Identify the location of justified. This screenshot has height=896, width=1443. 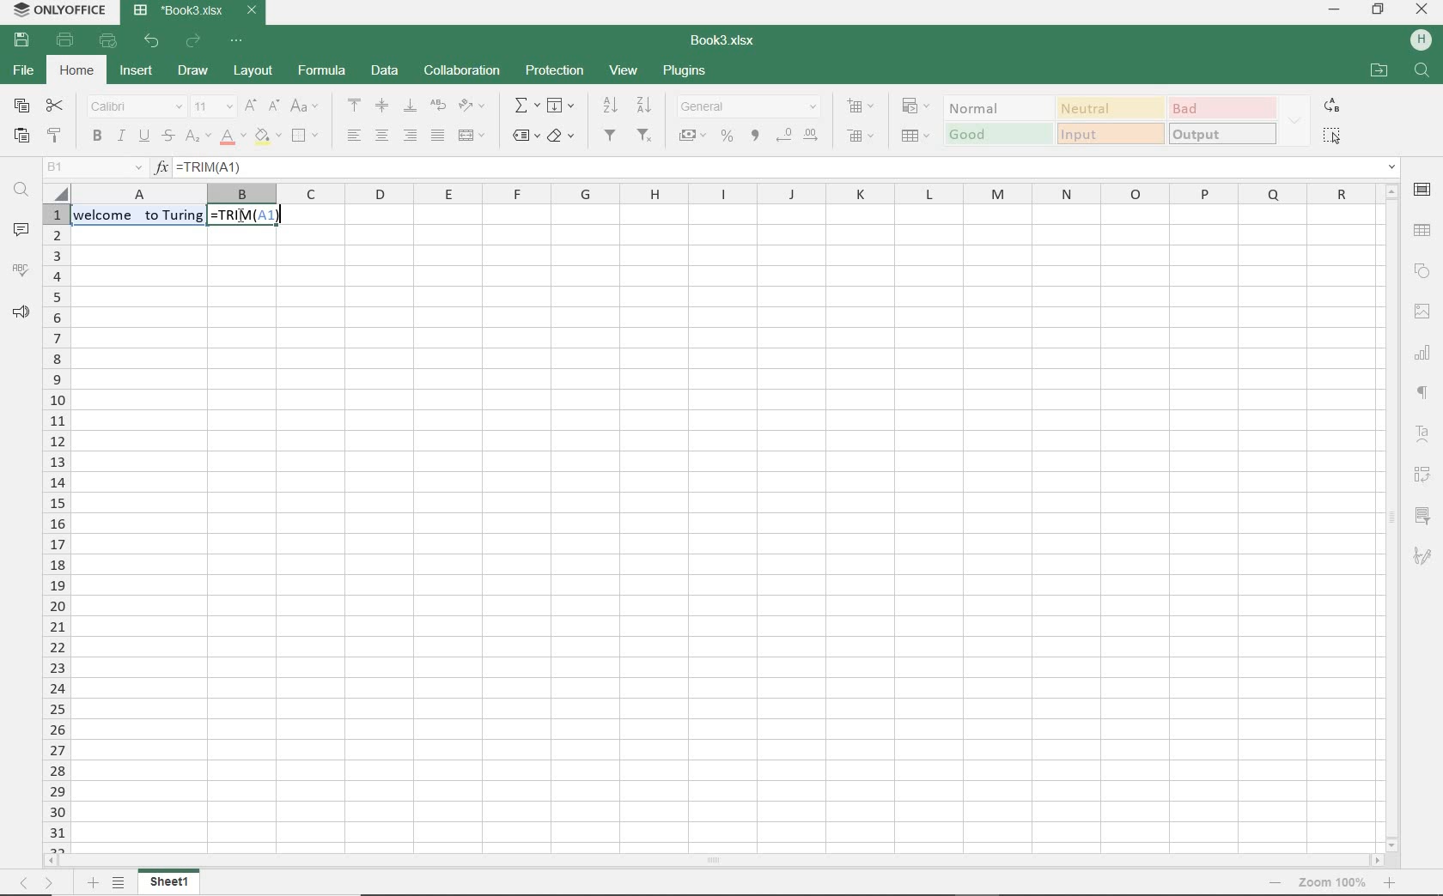
(437, 135).